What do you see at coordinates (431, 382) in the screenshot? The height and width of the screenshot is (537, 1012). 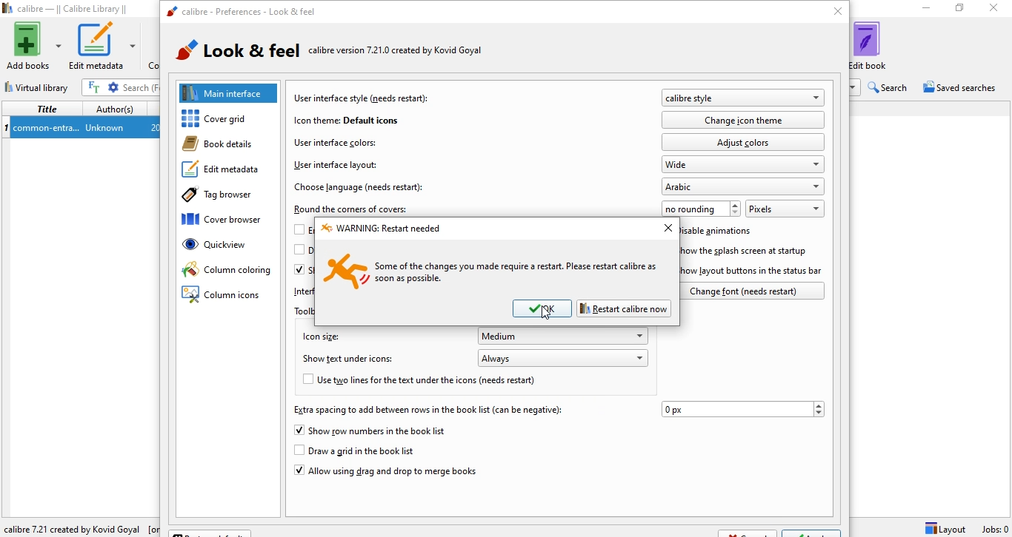 I see `use two lines for the text under the icons (needs restart))` at bounding box center [431, 382].